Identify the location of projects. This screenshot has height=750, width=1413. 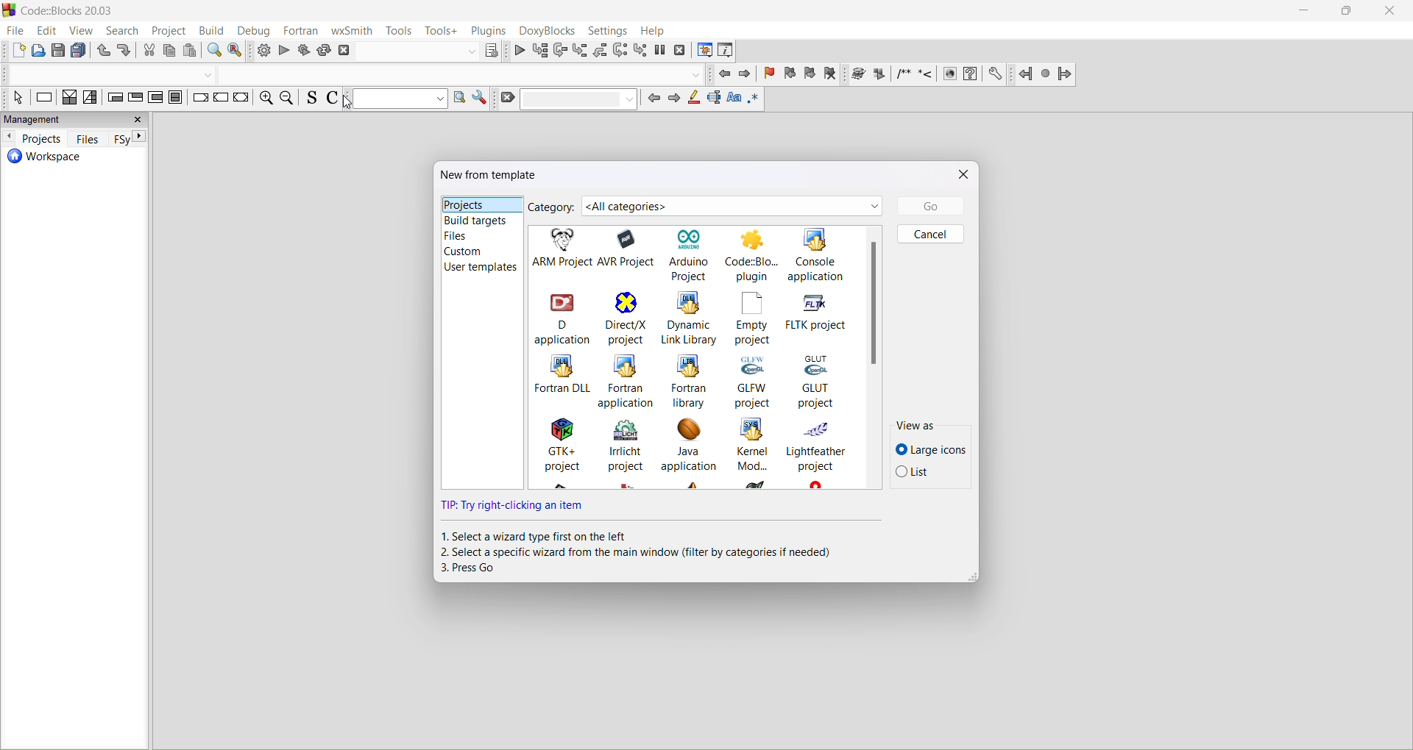
(44, 140).